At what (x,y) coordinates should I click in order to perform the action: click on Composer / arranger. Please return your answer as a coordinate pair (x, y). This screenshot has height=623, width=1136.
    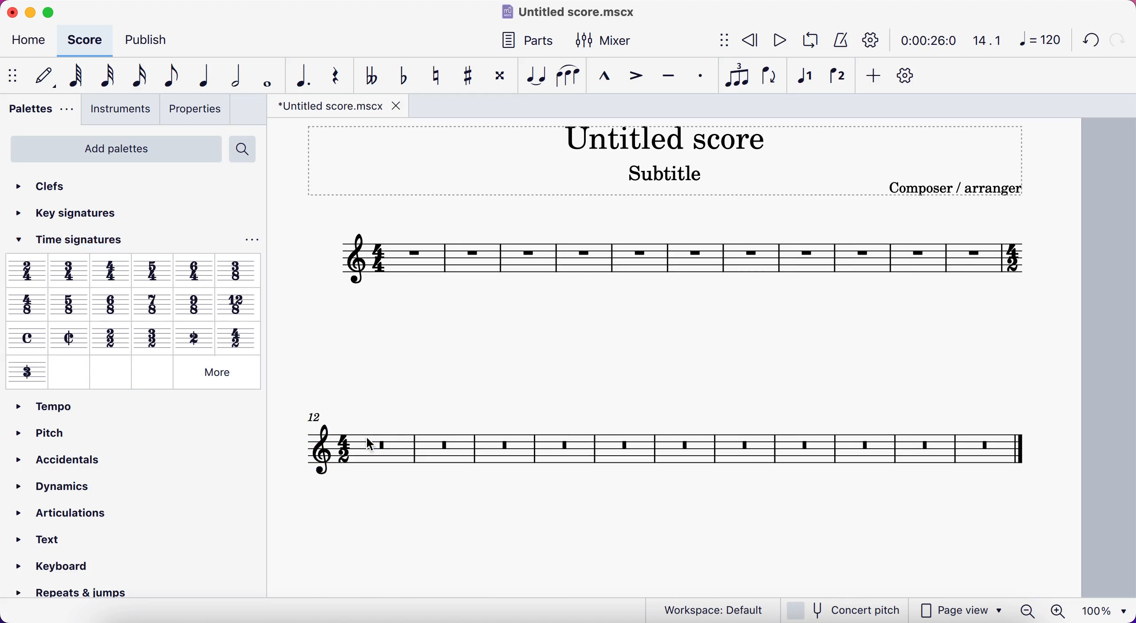
    Looking at the image, I should click on (953, 188).